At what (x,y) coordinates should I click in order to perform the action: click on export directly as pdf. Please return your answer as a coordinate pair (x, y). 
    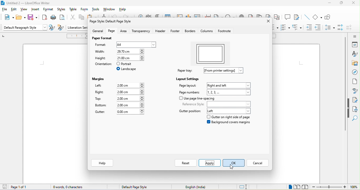
    Looking at the image, I should click on (44, 18).